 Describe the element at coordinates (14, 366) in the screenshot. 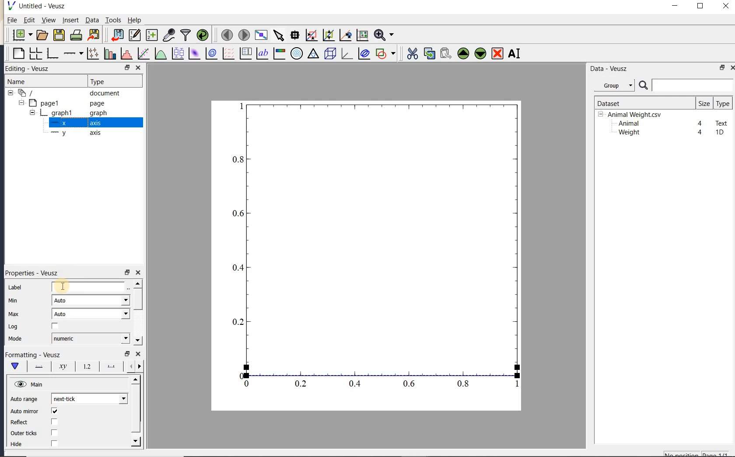

I see `main formatting` at that location.